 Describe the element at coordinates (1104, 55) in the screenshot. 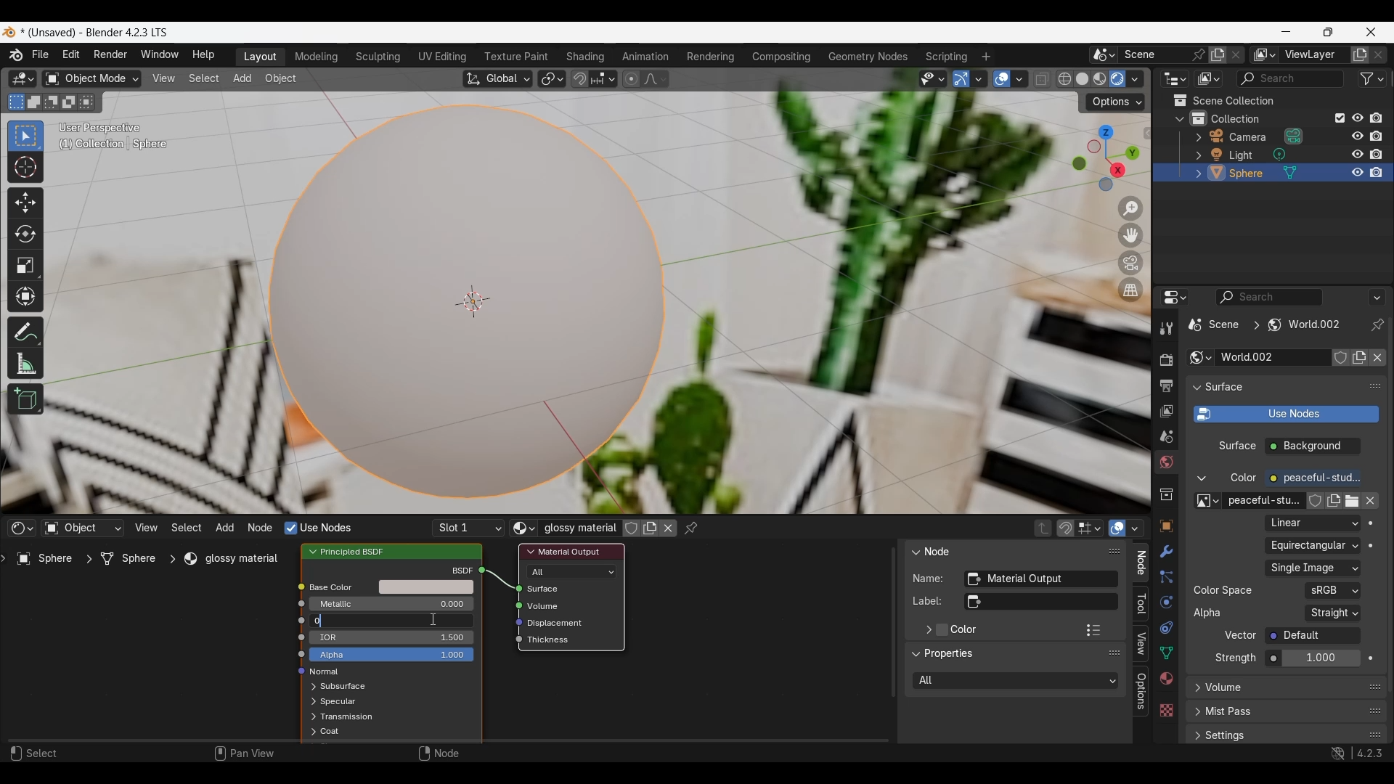

I see `Browse scene to be linked` at that location.